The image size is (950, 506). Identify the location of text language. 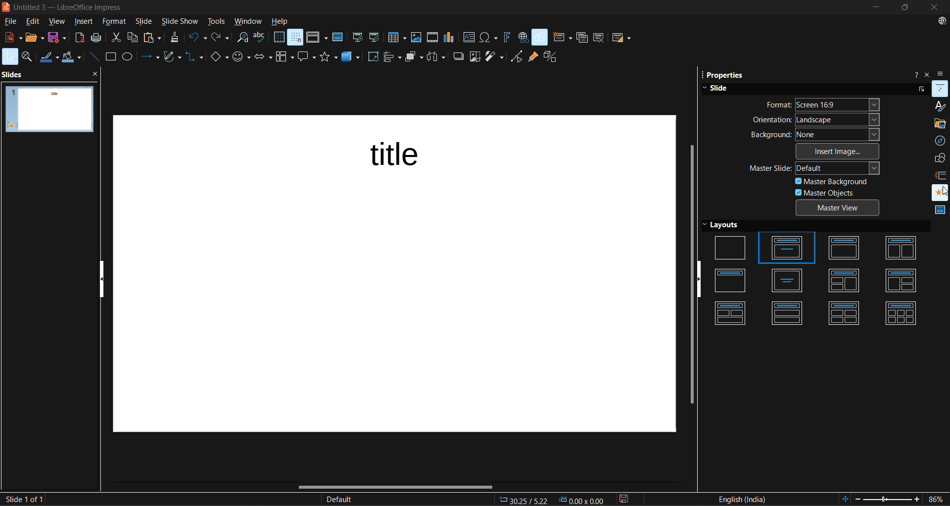
(743, 499).